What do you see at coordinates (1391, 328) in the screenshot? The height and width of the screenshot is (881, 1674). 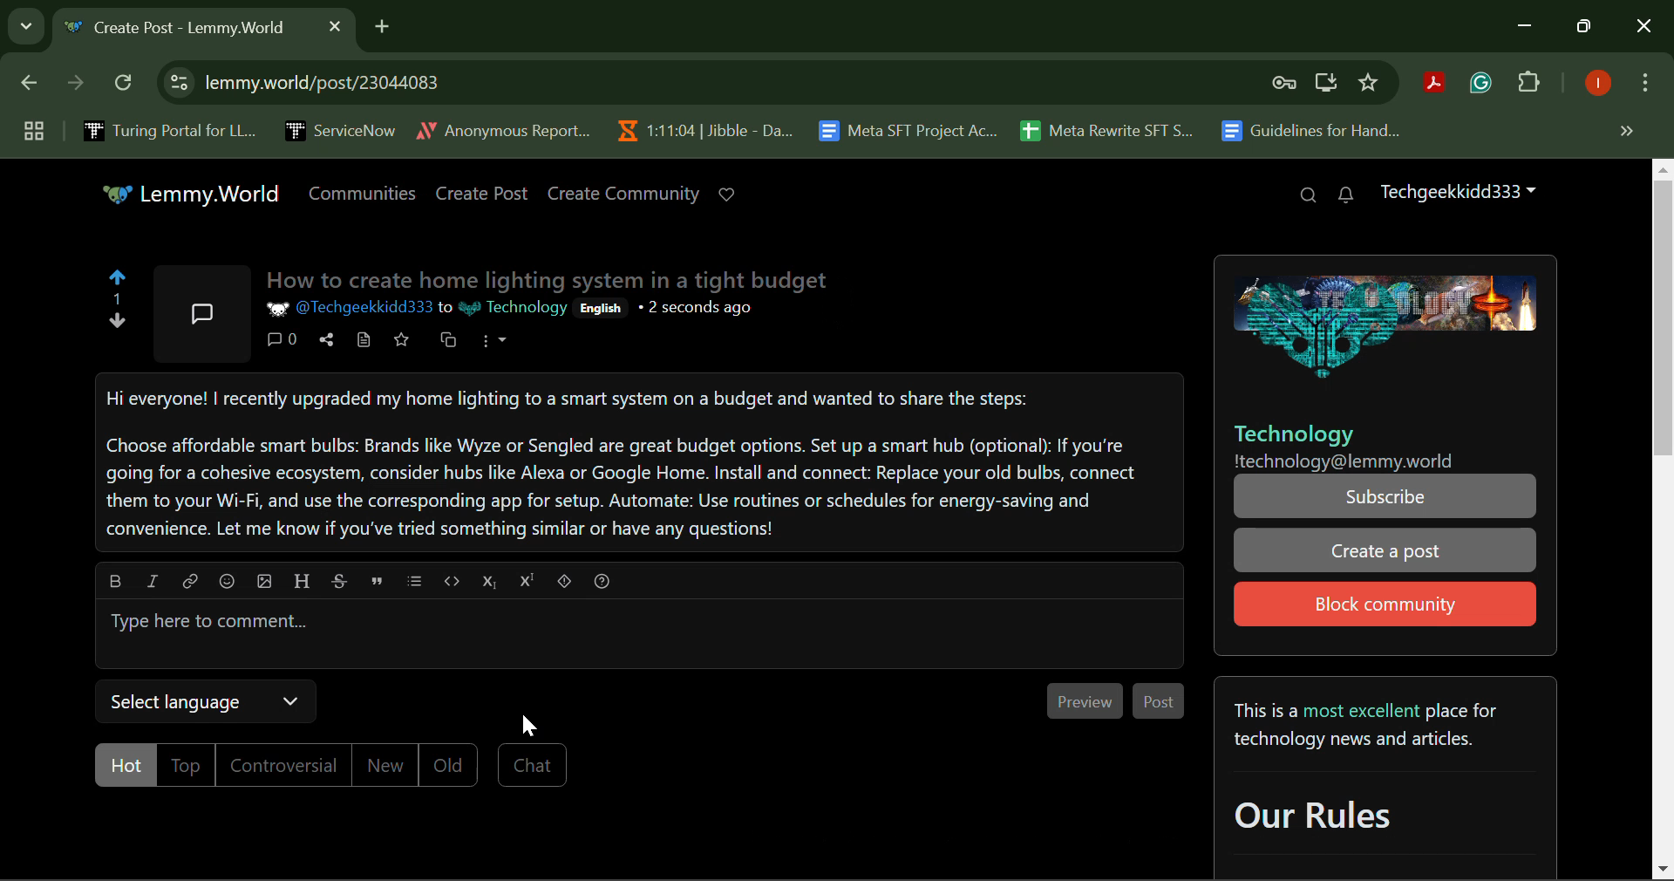 I see `Technology Community Media` at bounding box center [1391, 328].